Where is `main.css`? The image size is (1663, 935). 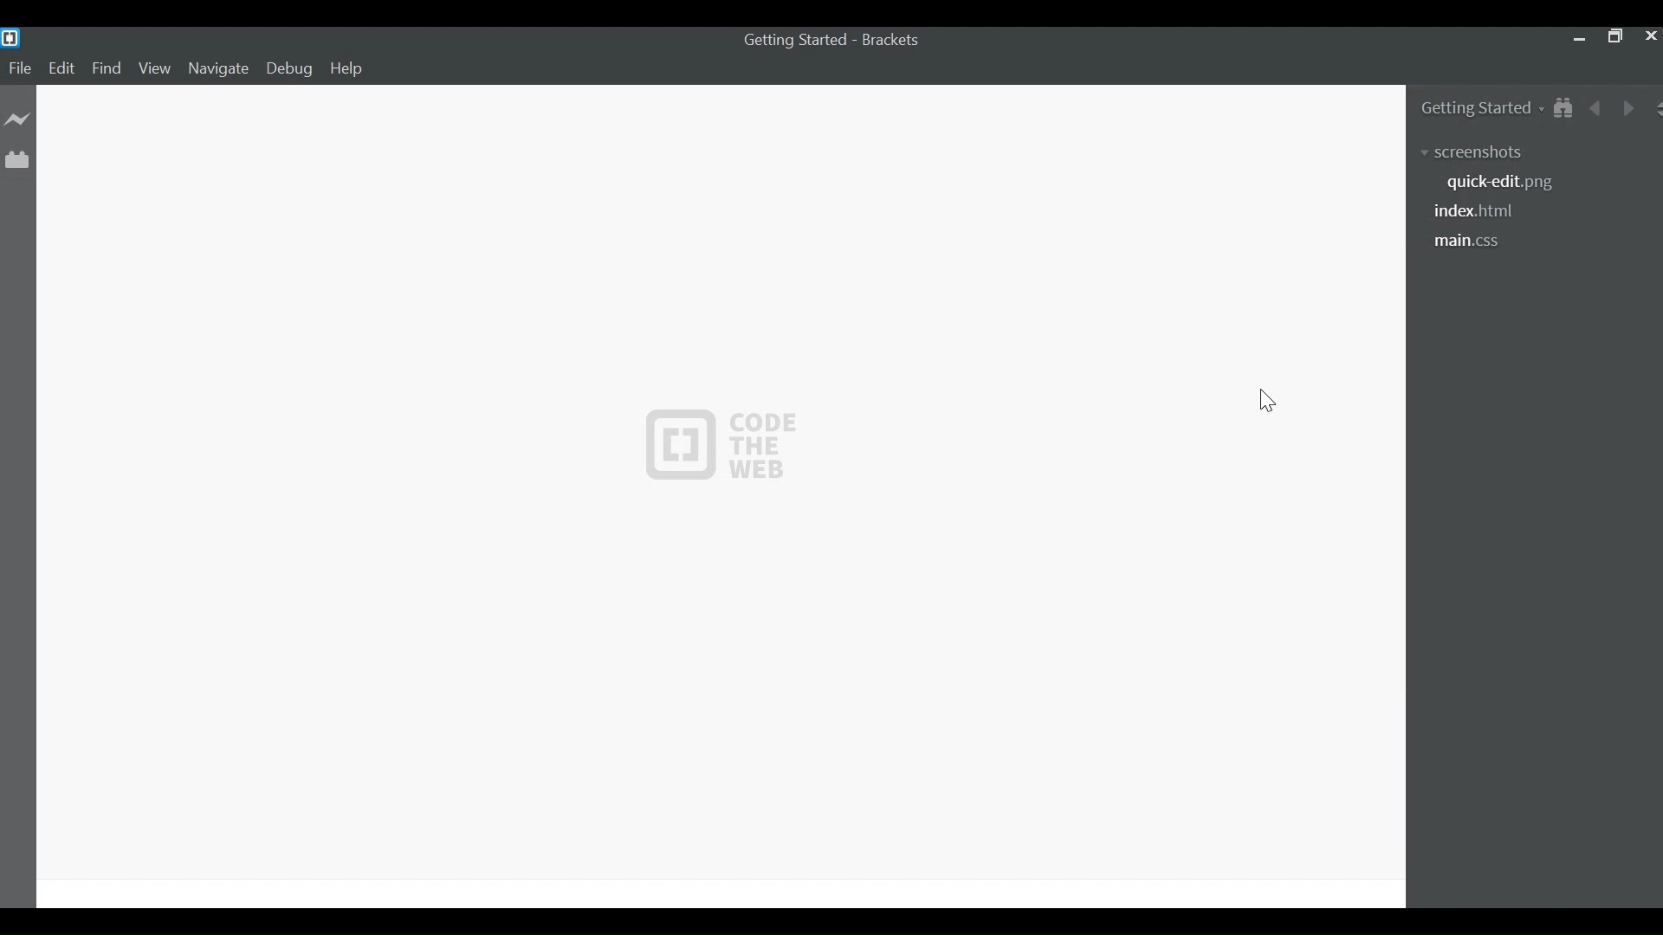
main.css is located at coordinates (1477, 243).